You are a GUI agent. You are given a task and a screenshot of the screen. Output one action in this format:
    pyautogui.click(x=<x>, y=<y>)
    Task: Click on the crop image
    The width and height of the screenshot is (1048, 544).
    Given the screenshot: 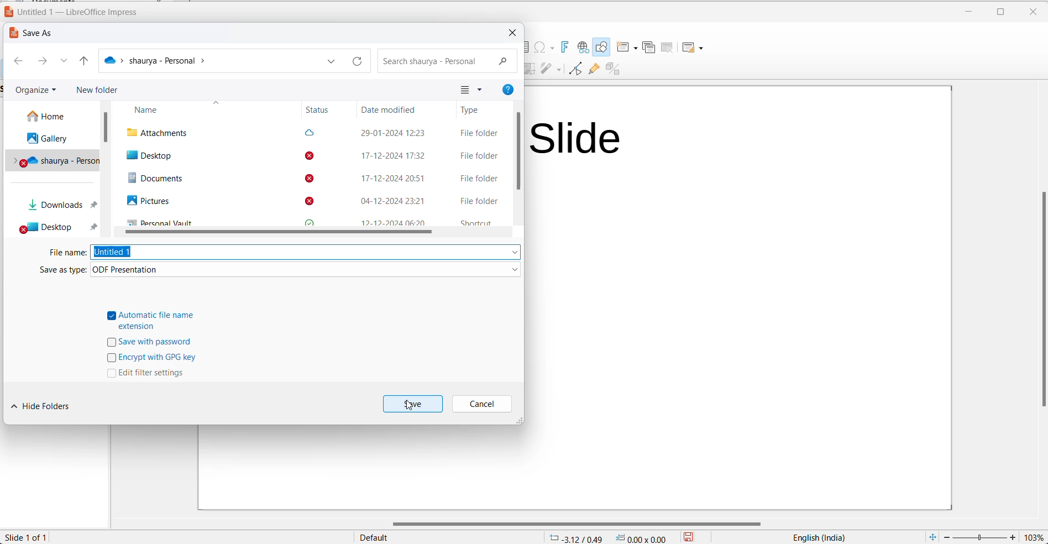 What is the action you would take?
    pyautogui.click(x=531, y=70)
    